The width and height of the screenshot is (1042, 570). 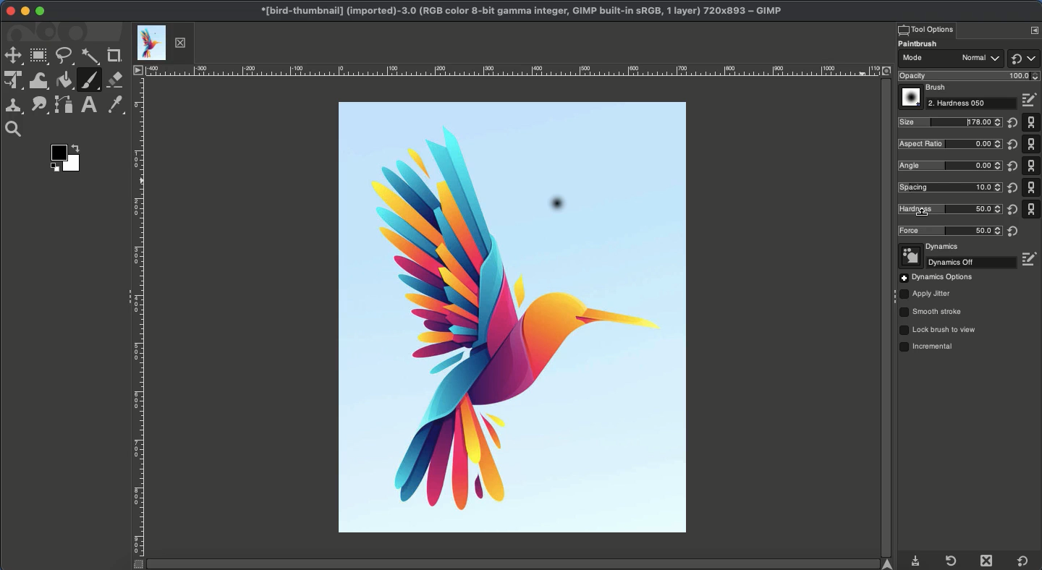 I want to click on Tool options, so click(x=925, y=29).